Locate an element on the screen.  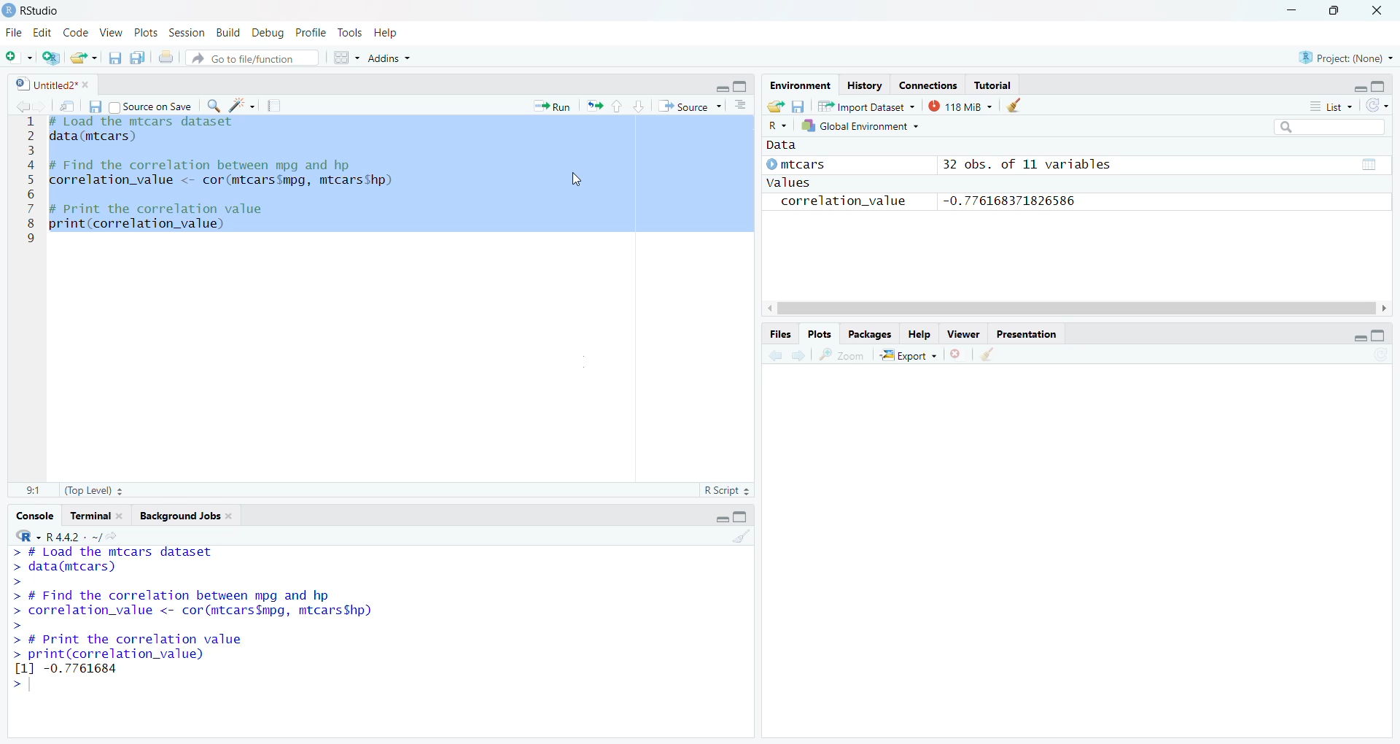
Open an existing file (Ctrl + O) is located at coordinates (84, 58).